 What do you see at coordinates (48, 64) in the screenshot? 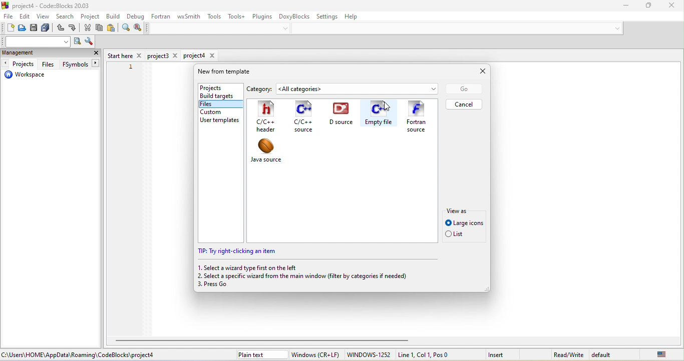
I see `files` at bounding box center [48, 64].